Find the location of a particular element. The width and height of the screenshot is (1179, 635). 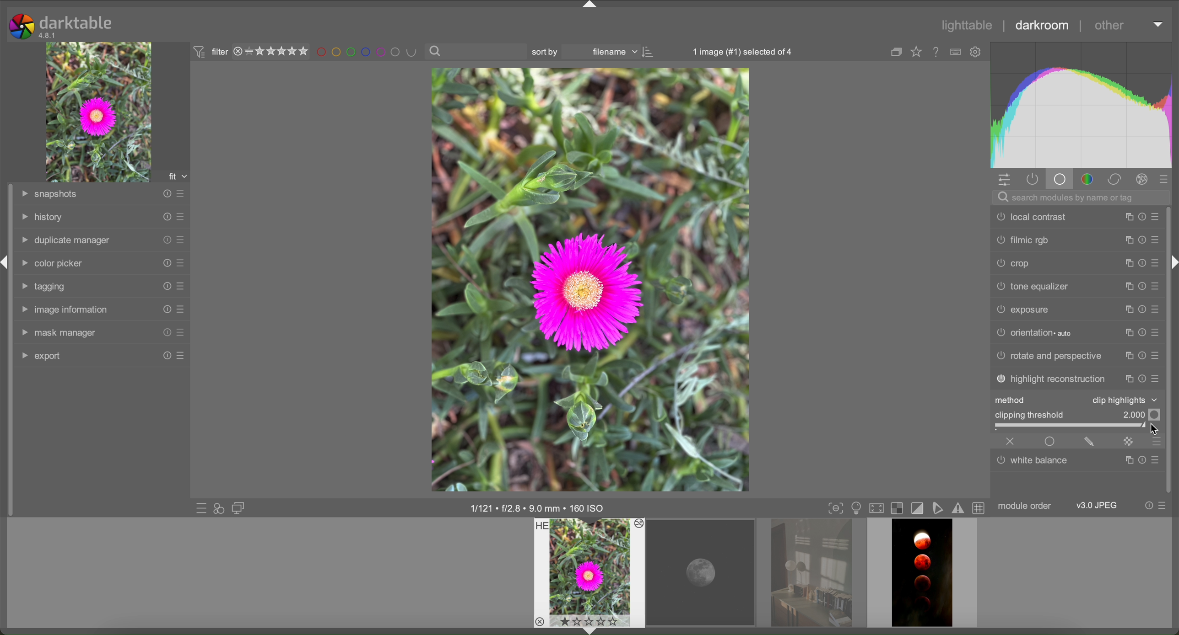

image information tab is located at coordinates (63, 309).